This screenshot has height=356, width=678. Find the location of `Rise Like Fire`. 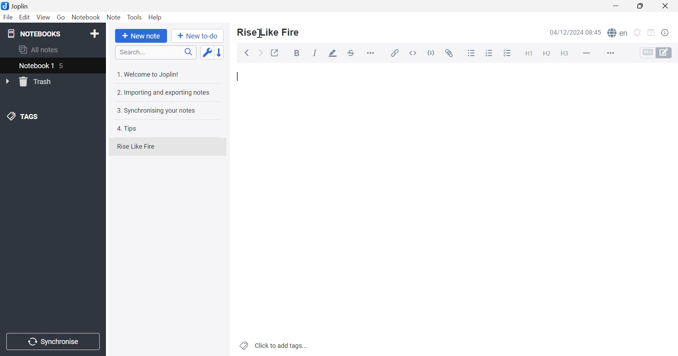

Rise Like Fire is located at coordinates (138, 146).